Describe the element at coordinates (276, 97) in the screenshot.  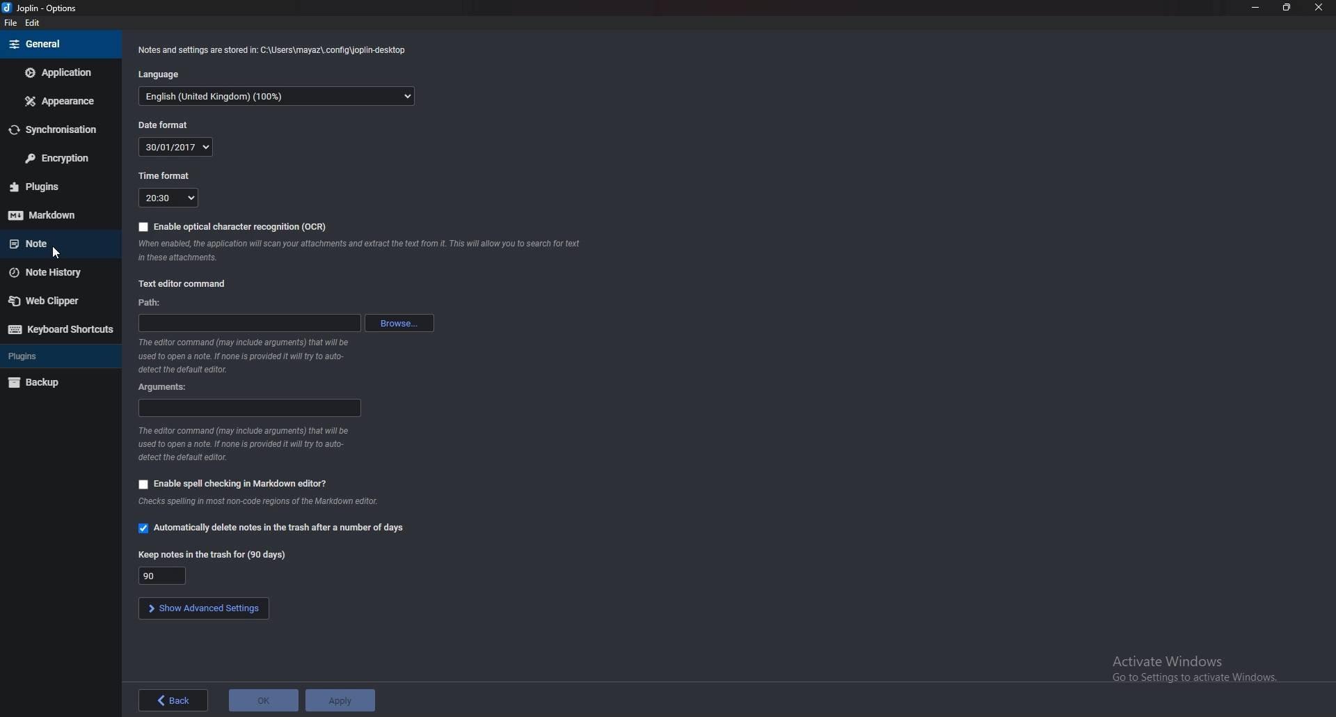
I see `Language` at that location.